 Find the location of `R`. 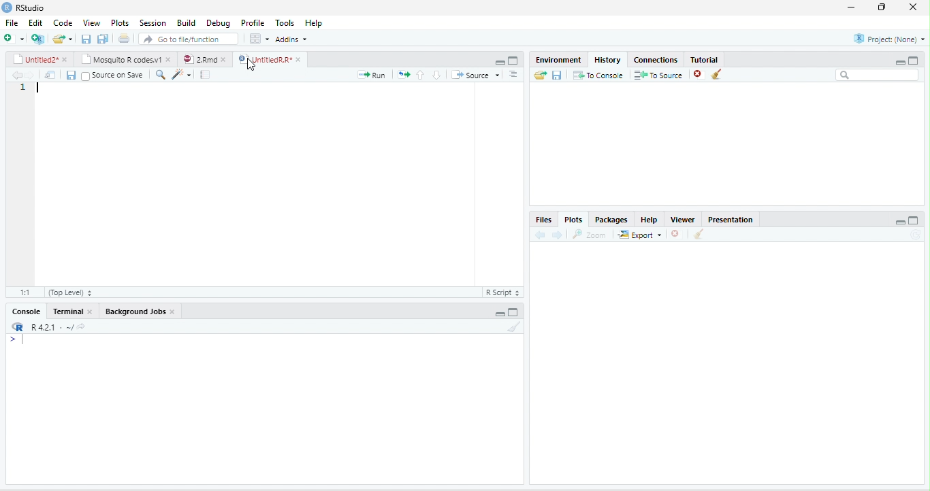

R is located at coordinates (49, 327).